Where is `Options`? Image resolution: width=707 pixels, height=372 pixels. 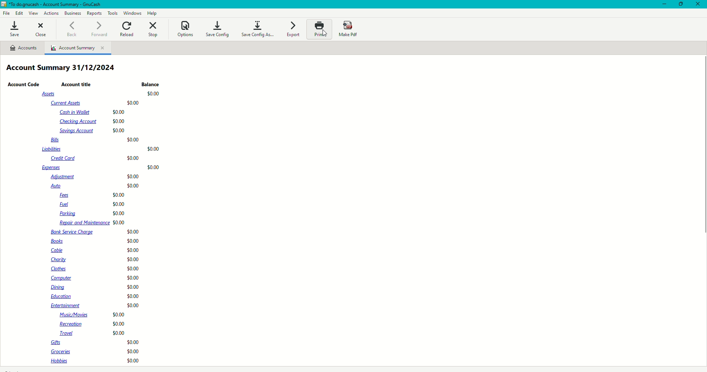
Options is located at coordinates (185, 28).